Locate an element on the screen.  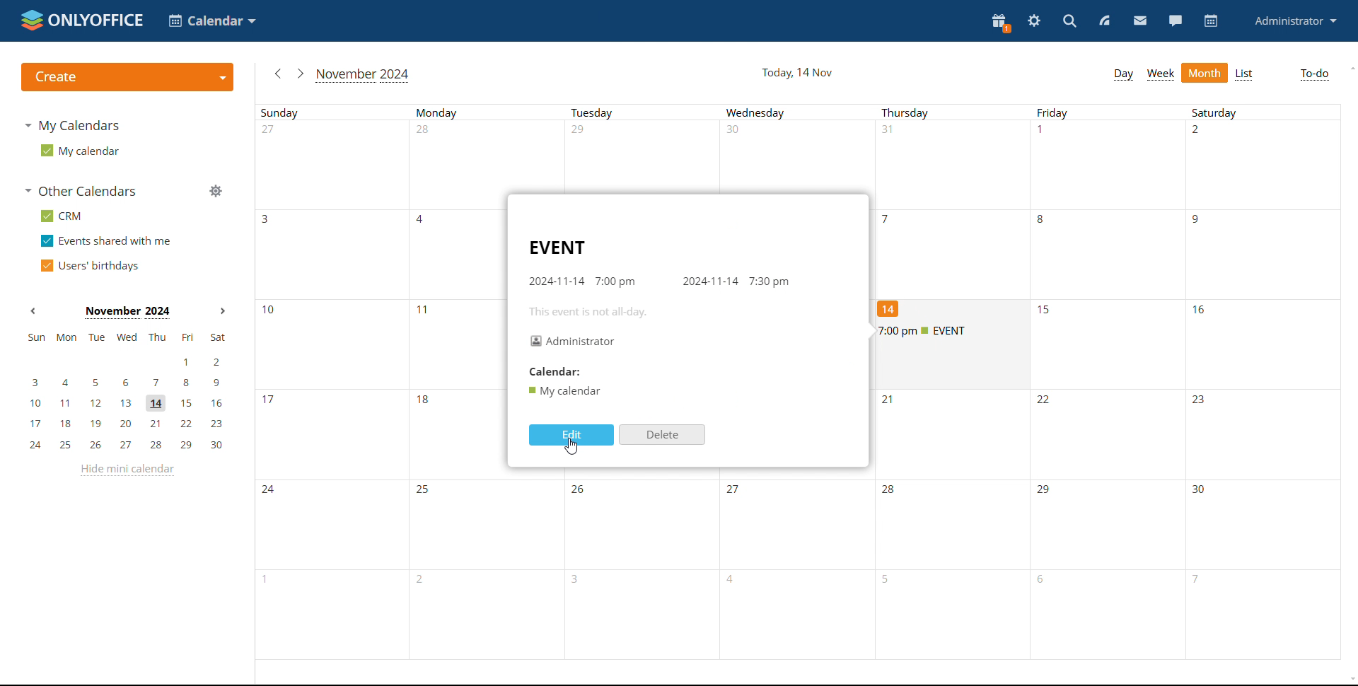
start date is located at coordinates (555, 281).